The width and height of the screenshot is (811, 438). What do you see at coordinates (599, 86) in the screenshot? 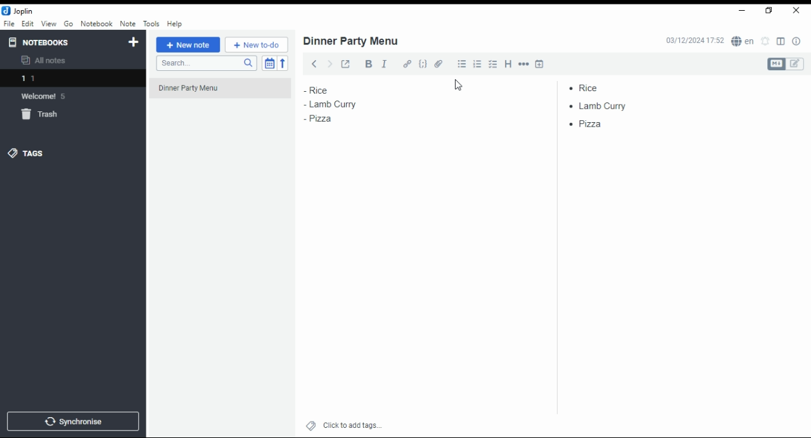
I see `rice` at bounding box center [599, 86].